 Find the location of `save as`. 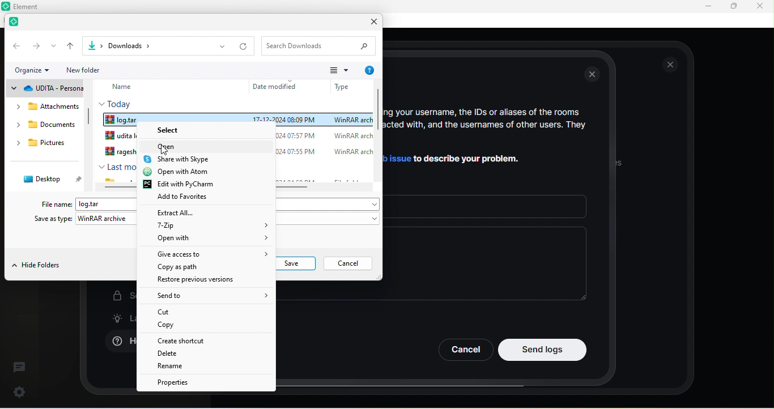

save as is located at coordinates (52, 219).